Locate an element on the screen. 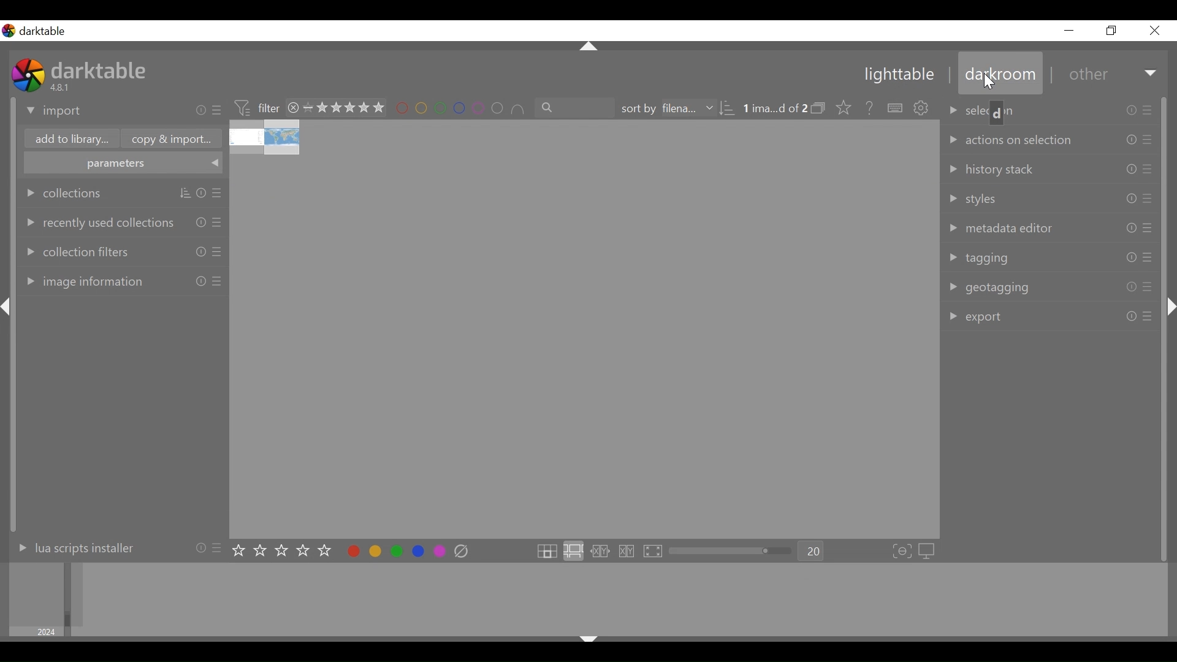 Image resolution: width=1177 pixels, height=662 pixels. range rating is located at coordinates (337, 108).